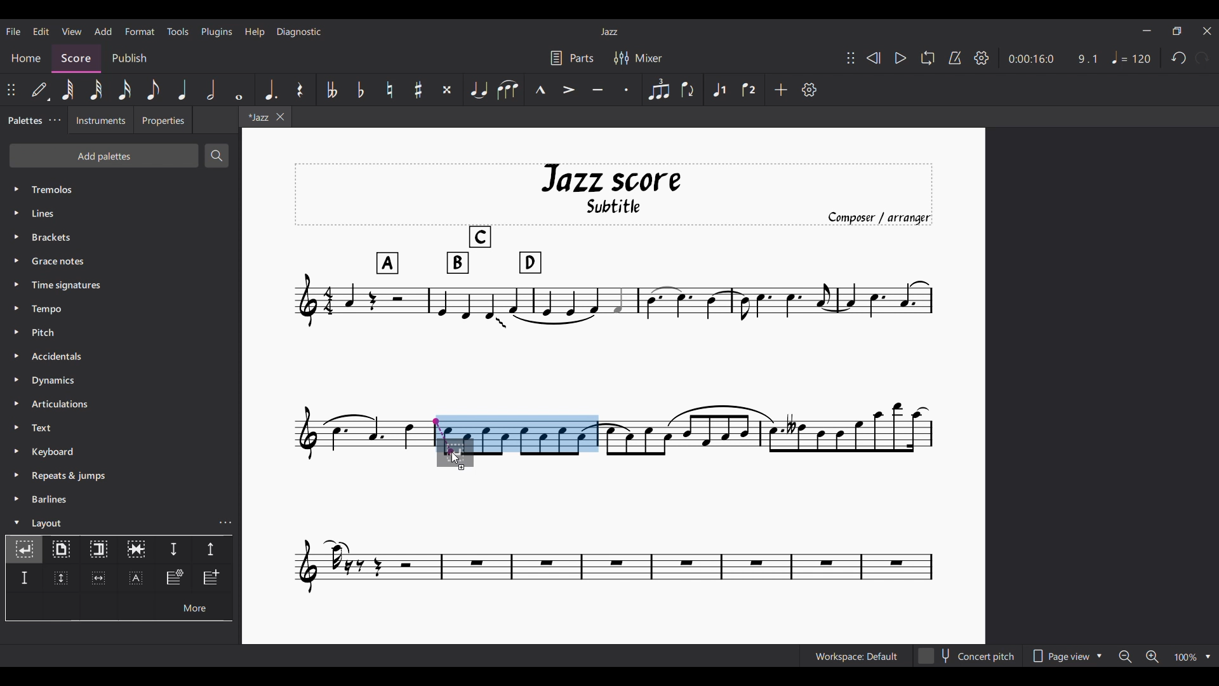 The image size is (1219, 686). What do you see at coordinates (13, 32) in the screenshot?
I see `File menu ` at bounding box center [13, 32].